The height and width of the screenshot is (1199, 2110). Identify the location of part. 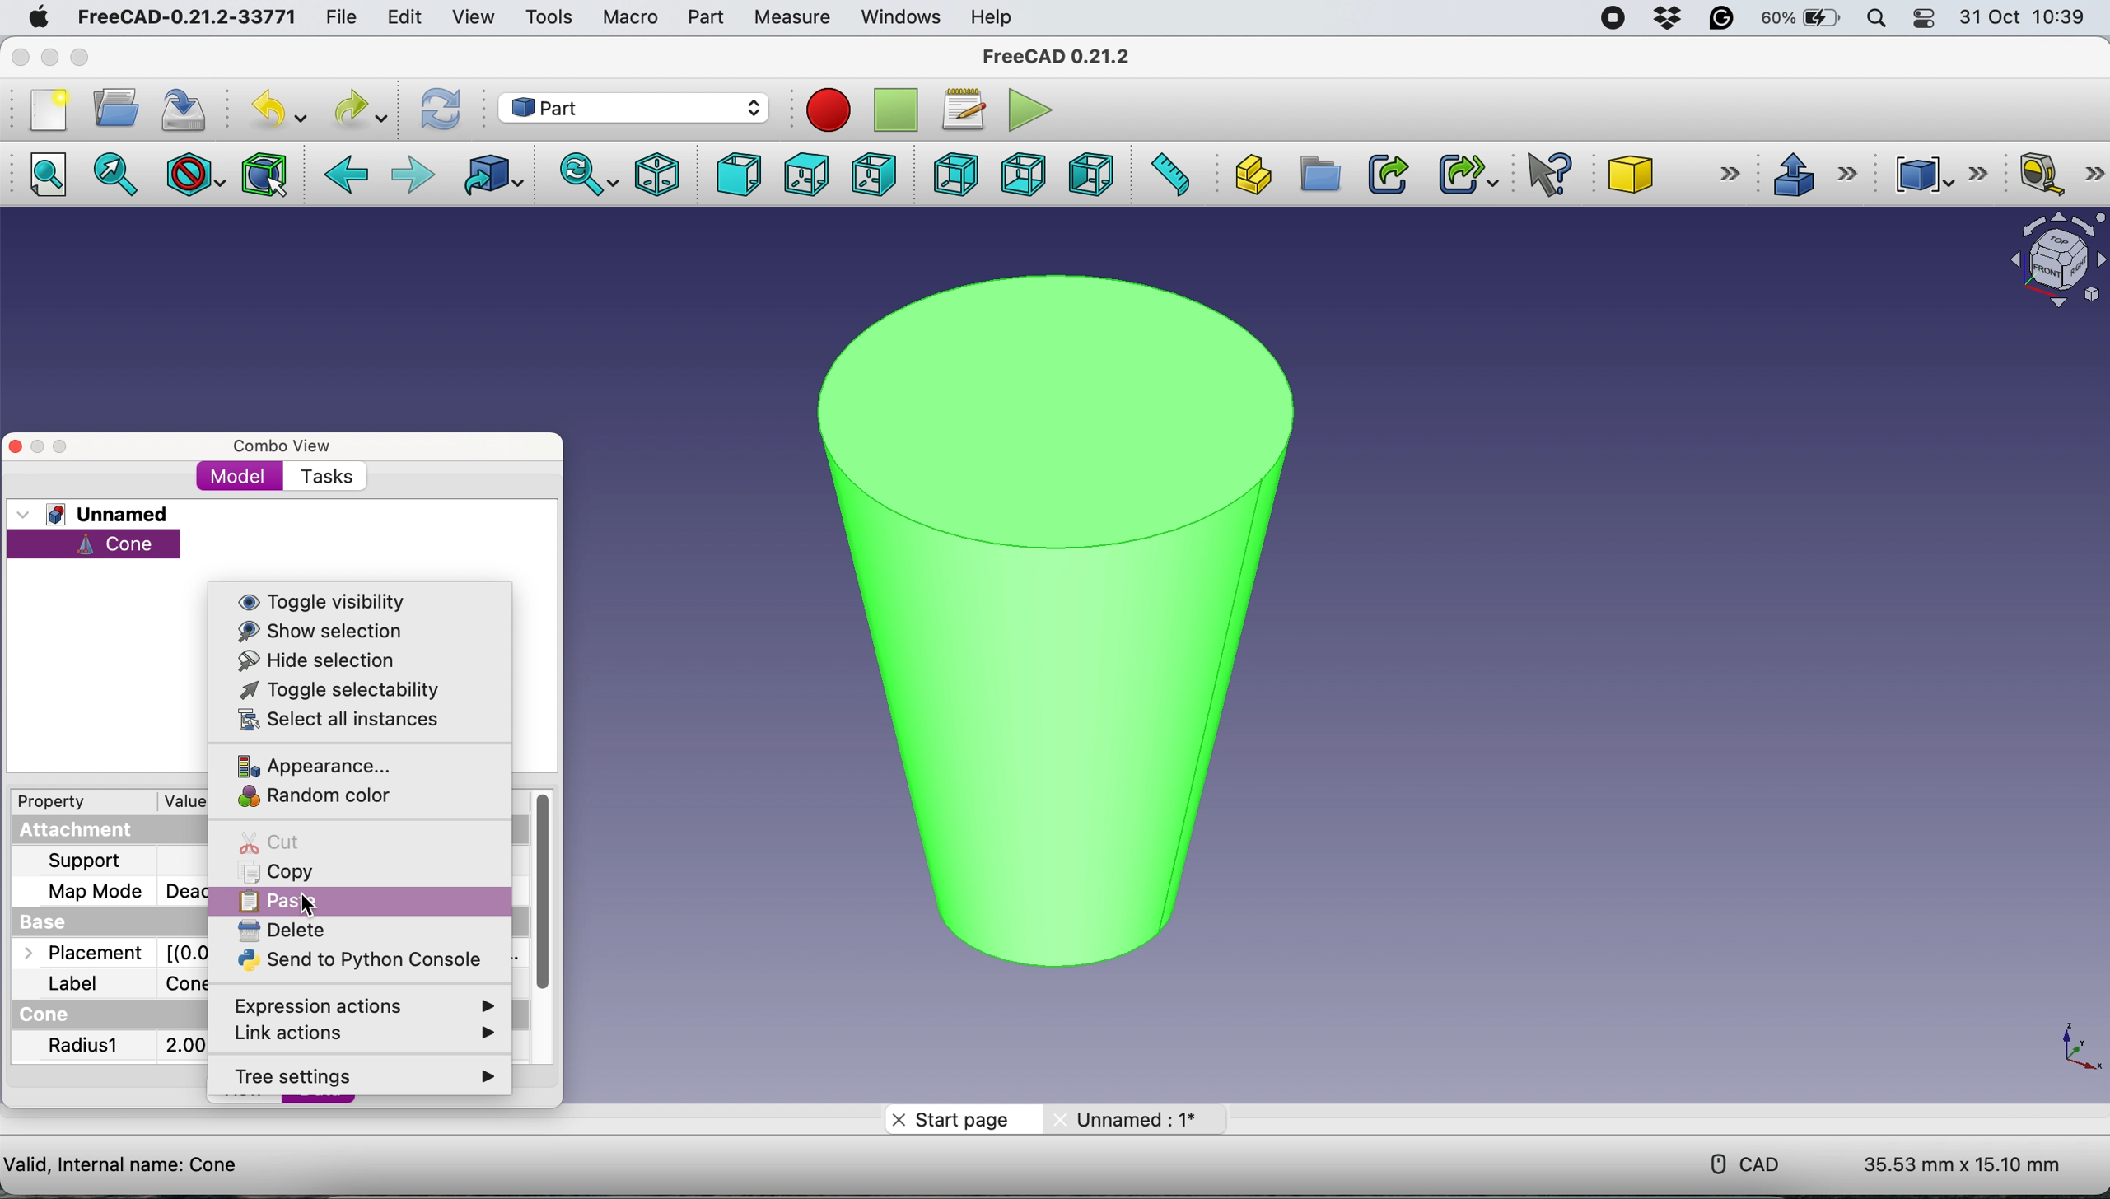
(701, 17).